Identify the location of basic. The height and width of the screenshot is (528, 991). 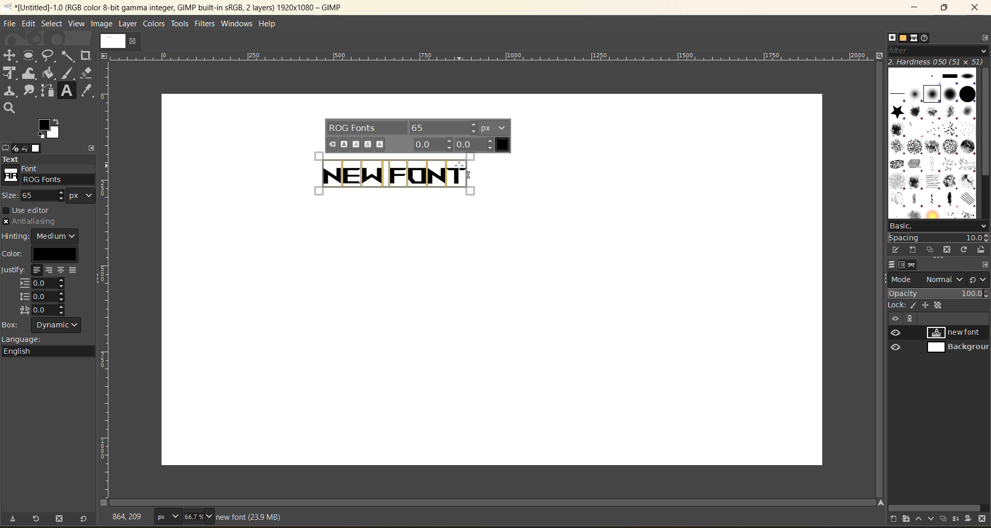
(939, 227).